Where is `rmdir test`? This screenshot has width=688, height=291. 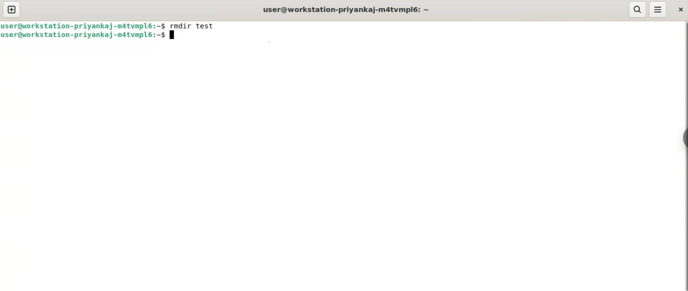
rmdir test is located at coordinates (196, 26).